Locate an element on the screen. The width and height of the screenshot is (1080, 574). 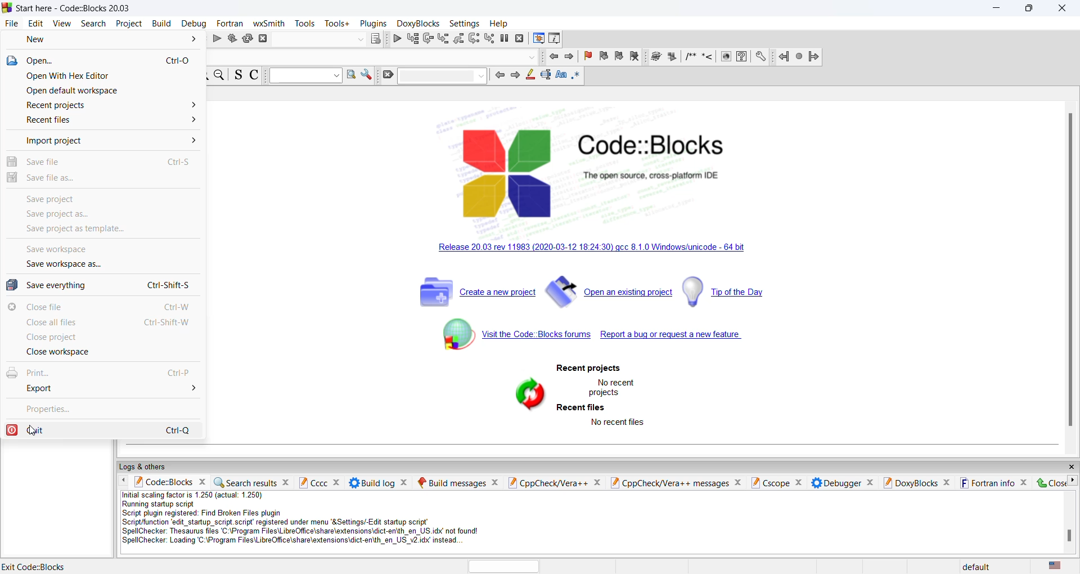
save project as is located at coordinates (100, 214).